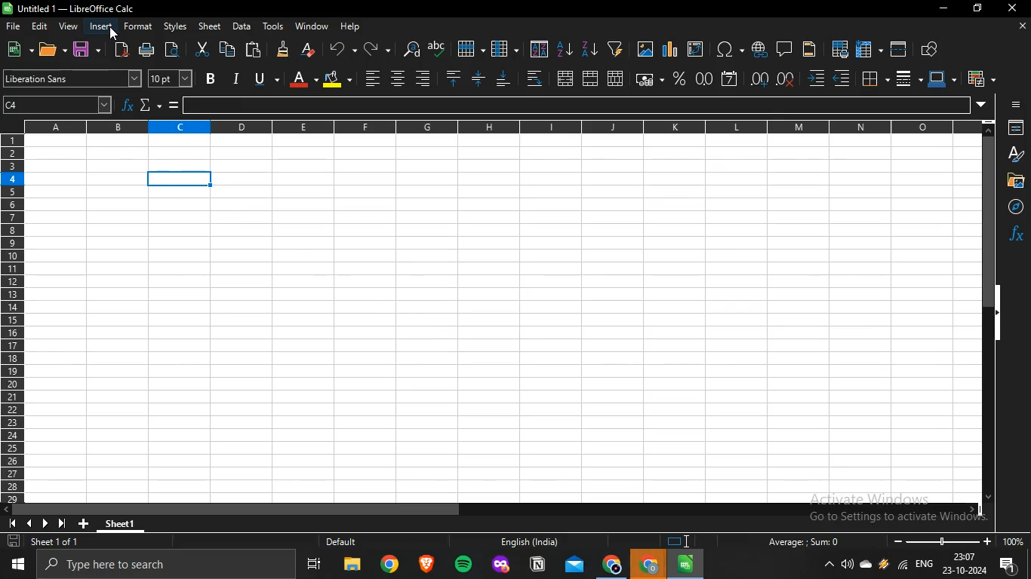  I want to click on align  bottom, so click(505, 79).